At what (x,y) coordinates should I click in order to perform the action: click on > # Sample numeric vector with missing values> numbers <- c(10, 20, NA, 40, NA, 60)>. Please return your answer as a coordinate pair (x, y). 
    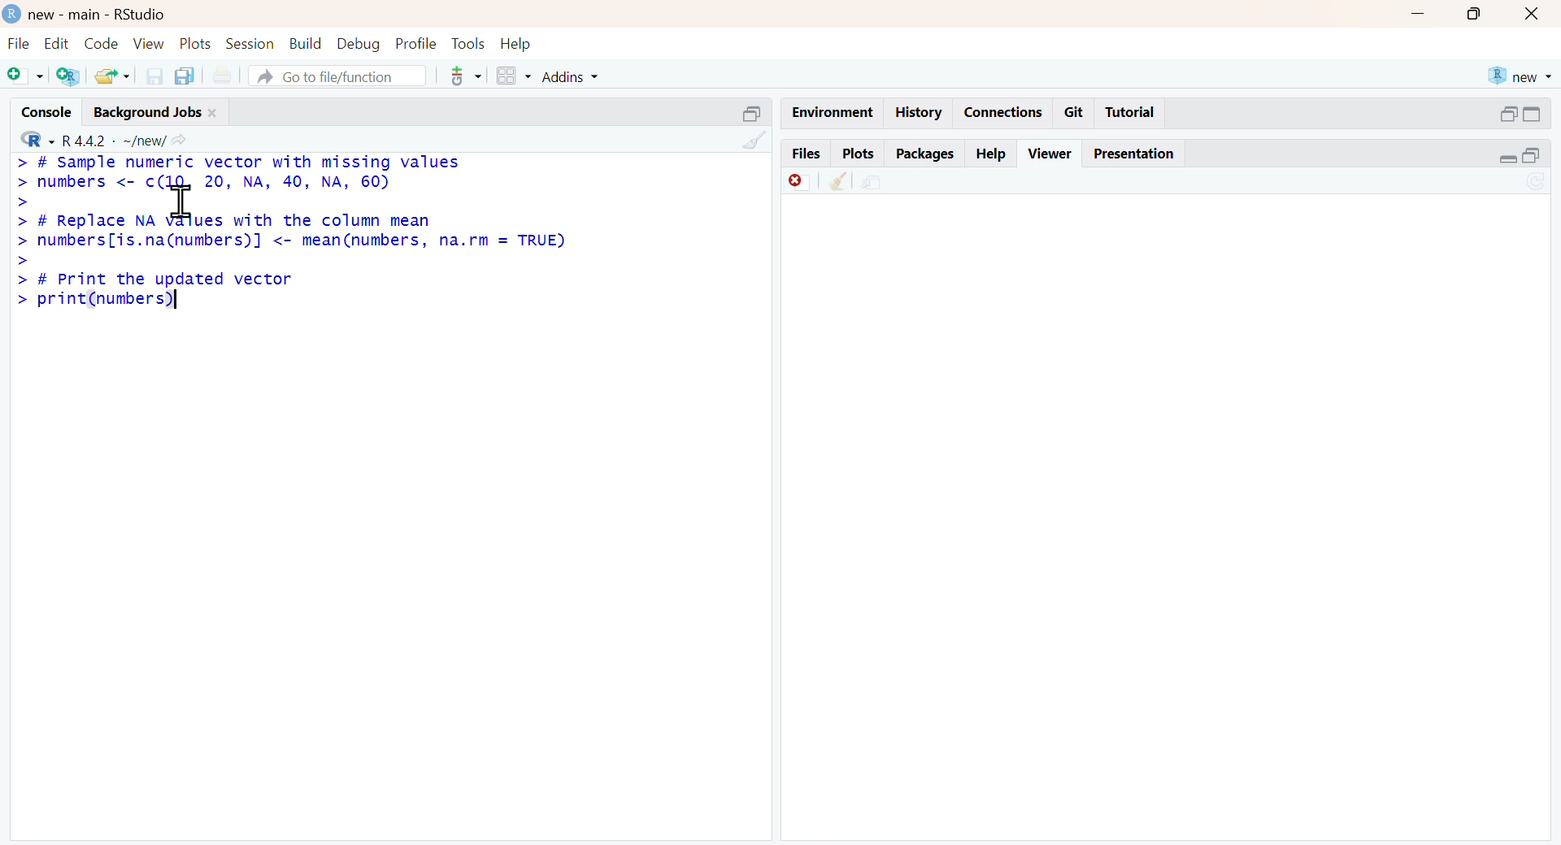
    Looking at the image, I should click on (238, 182).